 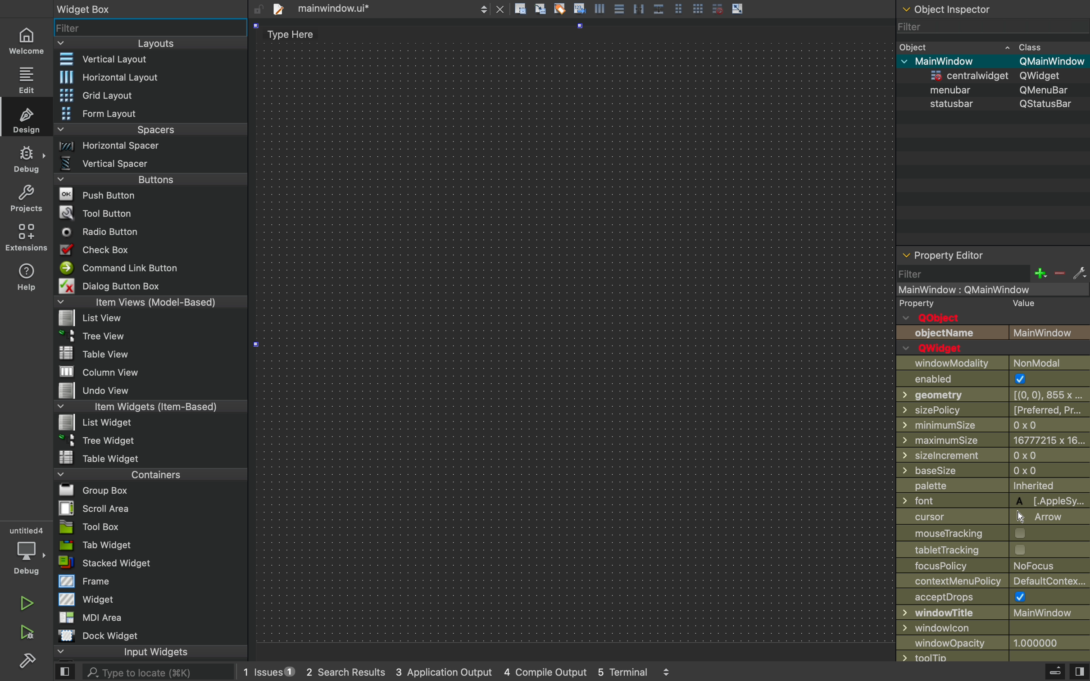 What do you see at coordinates (474, 671) in the screenshot?
I see `logs` at bounding box center [474, 671].